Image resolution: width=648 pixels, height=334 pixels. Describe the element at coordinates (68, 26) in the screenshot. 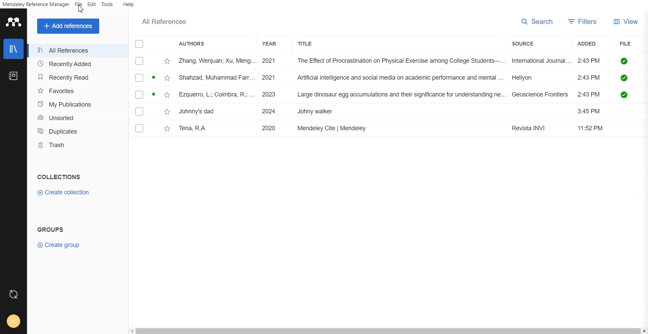

I see `Add references` at that location.